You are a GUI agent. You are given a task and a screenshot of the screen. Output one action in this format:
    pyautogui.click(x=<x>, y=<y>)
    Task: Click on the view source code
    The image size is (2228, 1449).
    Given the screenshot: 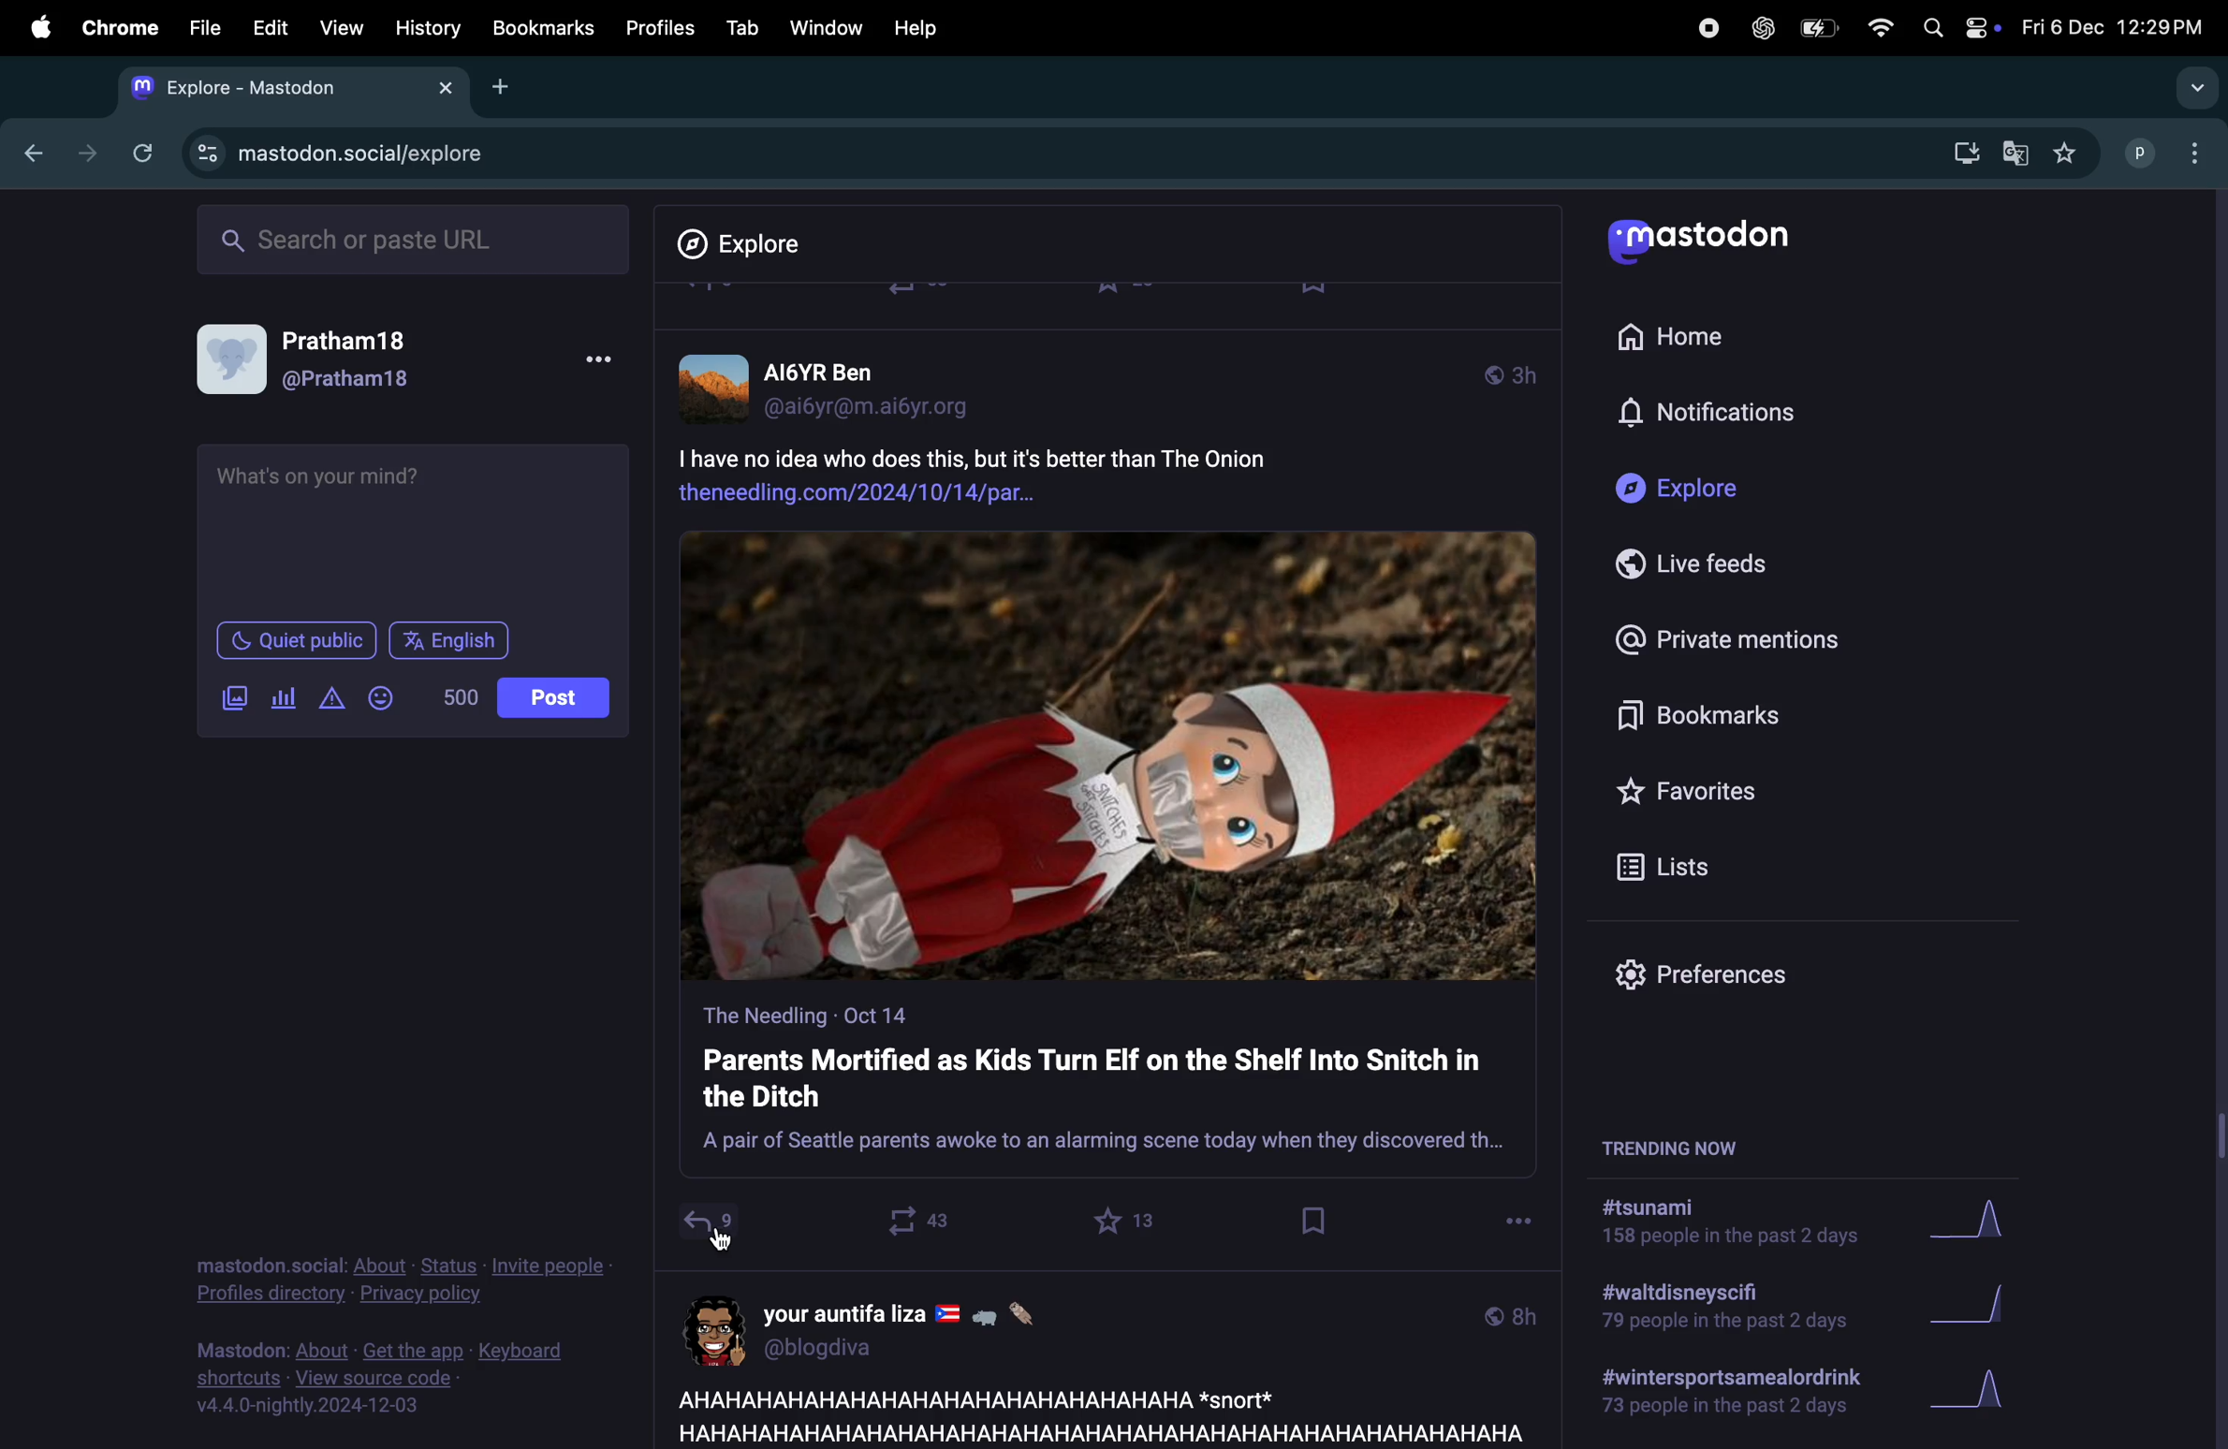 What is the action you would take?
    pyautogui.click(x=396, y=1378)
    